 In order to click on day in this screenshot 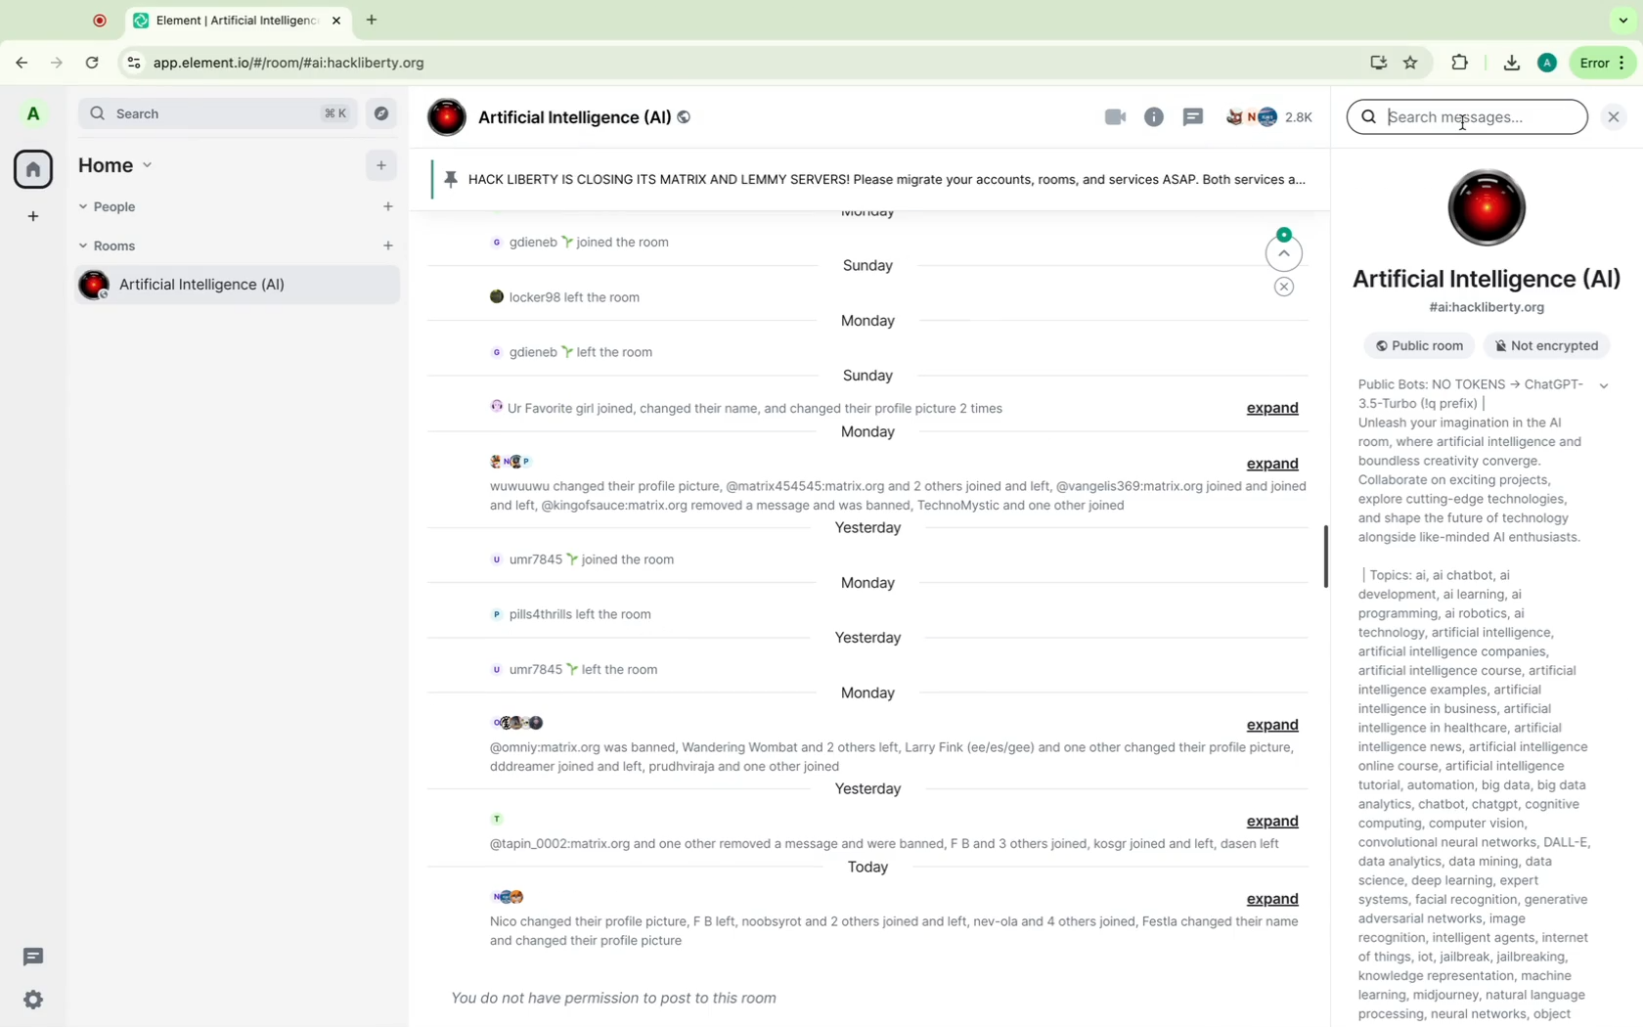, I will do `click(868, 375)`.